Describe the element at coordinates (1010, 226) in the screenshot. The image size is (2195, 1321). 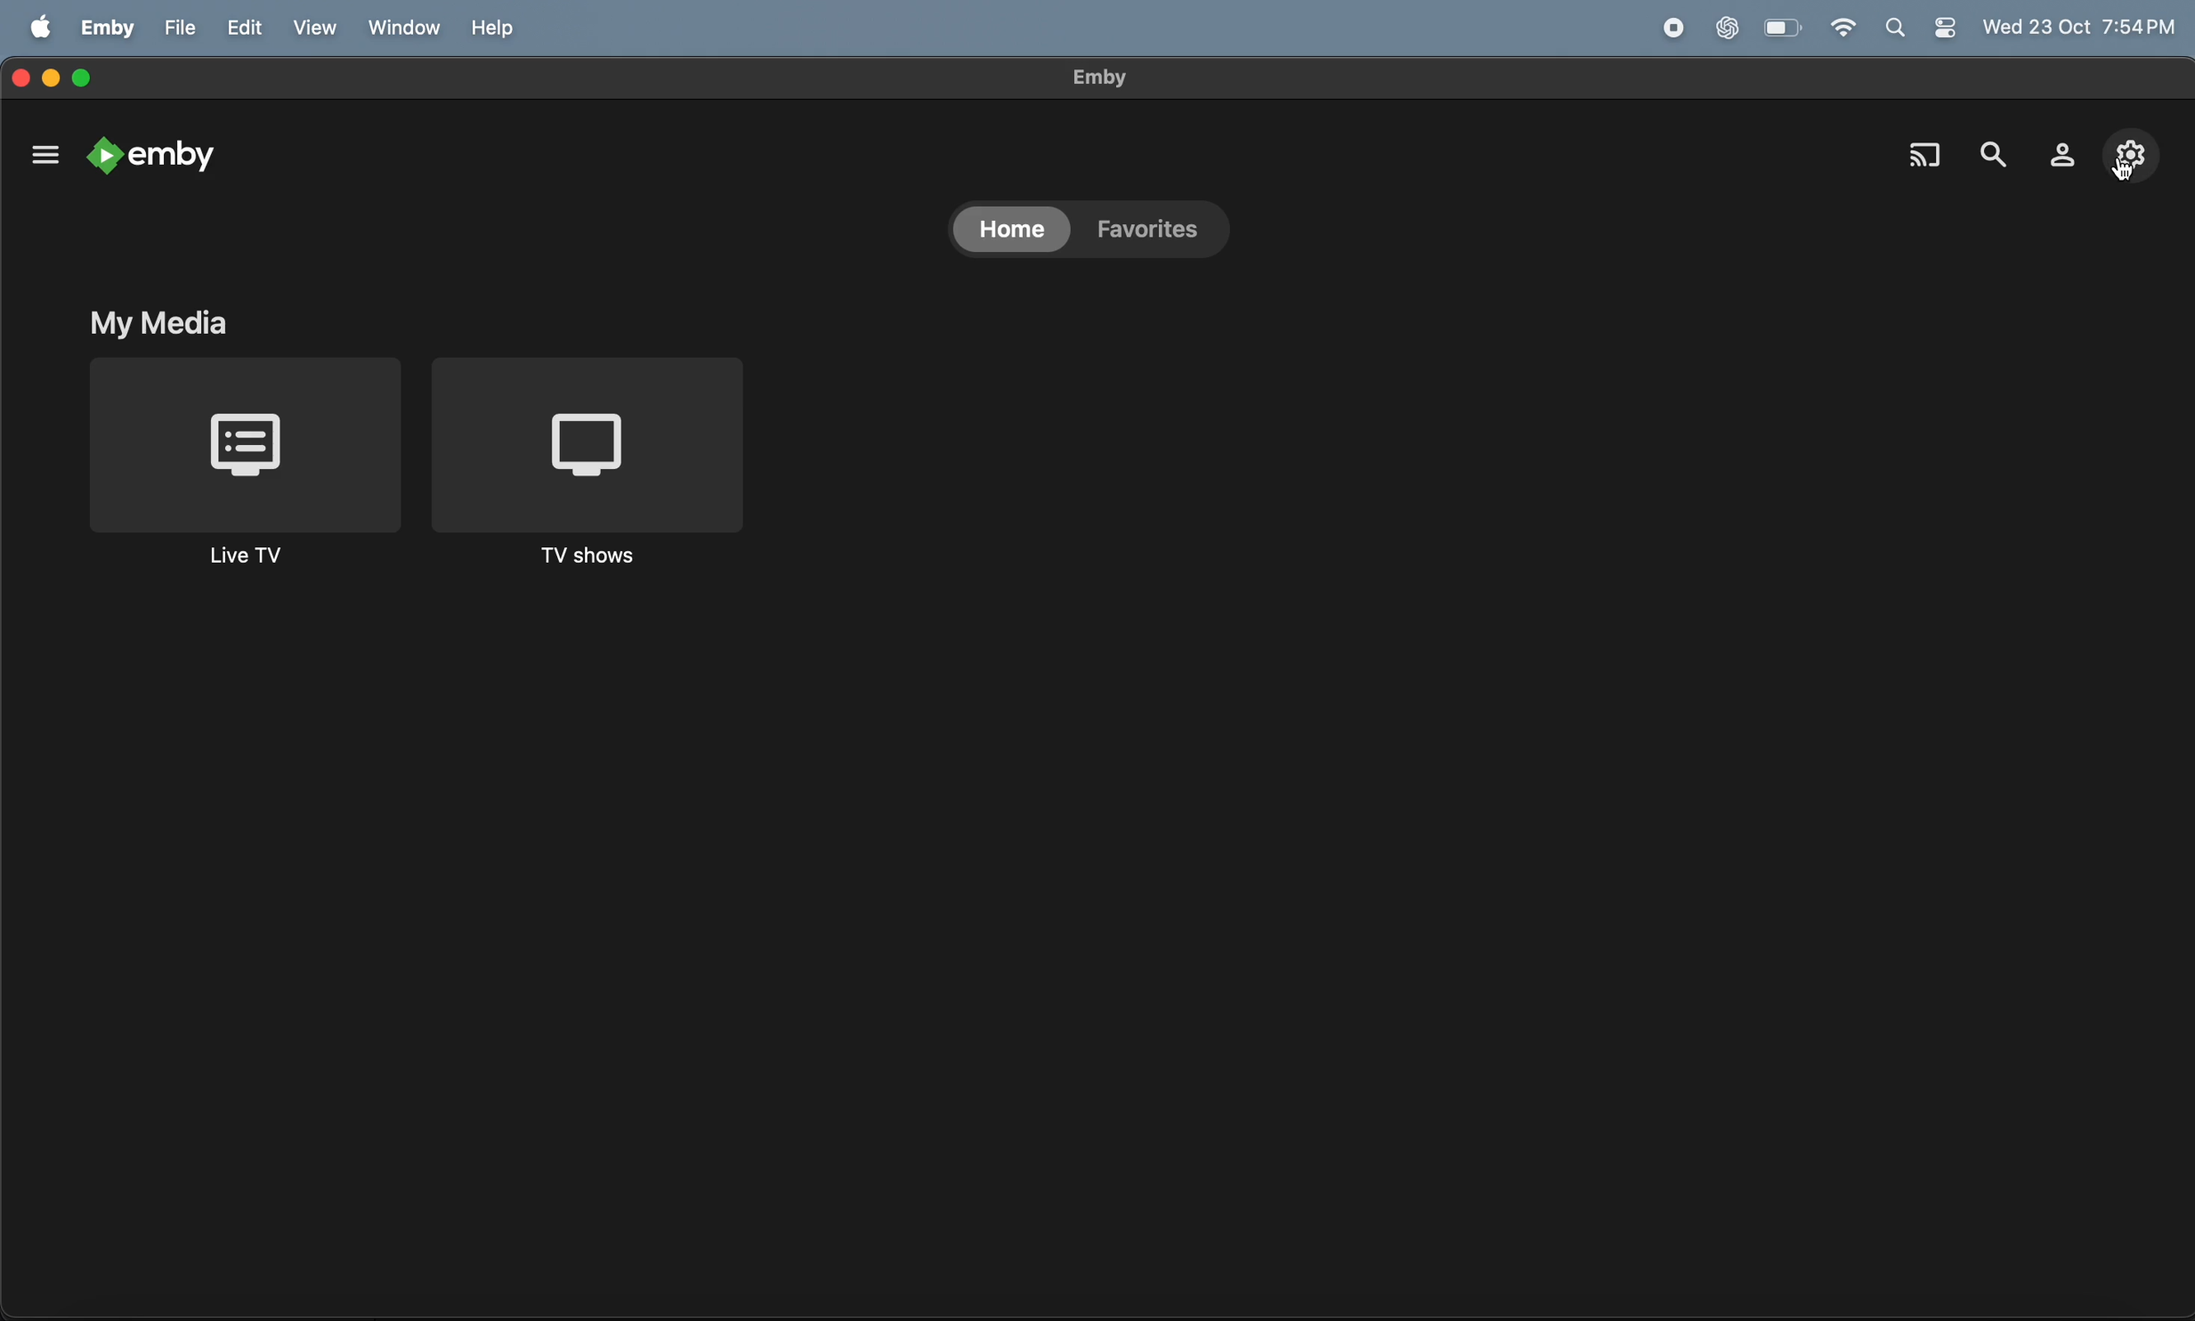
I see `home` at that location.